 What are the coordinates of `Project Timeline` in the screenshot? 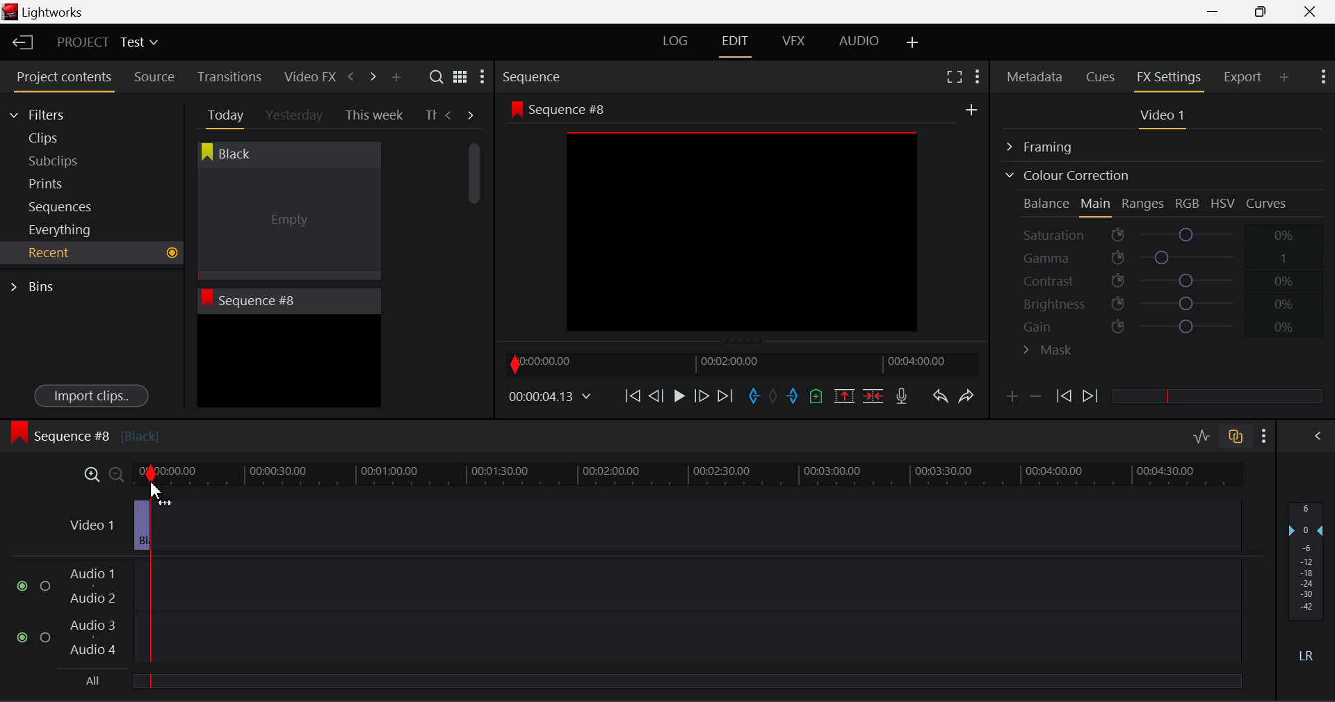 It's located at (688, 475).